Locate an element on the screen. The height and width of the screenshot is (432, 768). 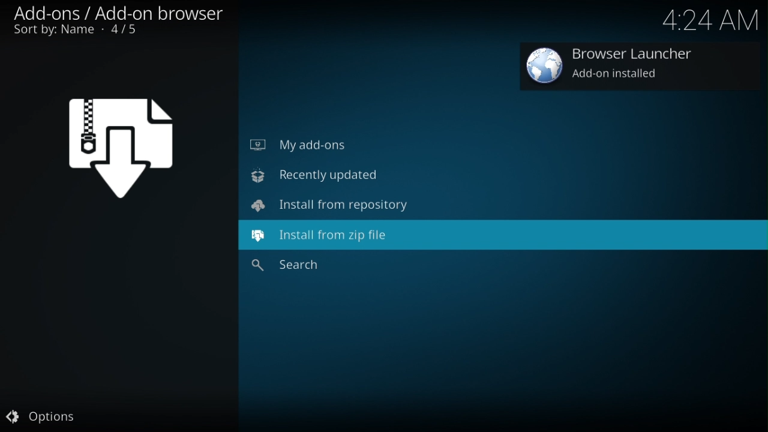
recently updated is located at coordinates (317, 176).